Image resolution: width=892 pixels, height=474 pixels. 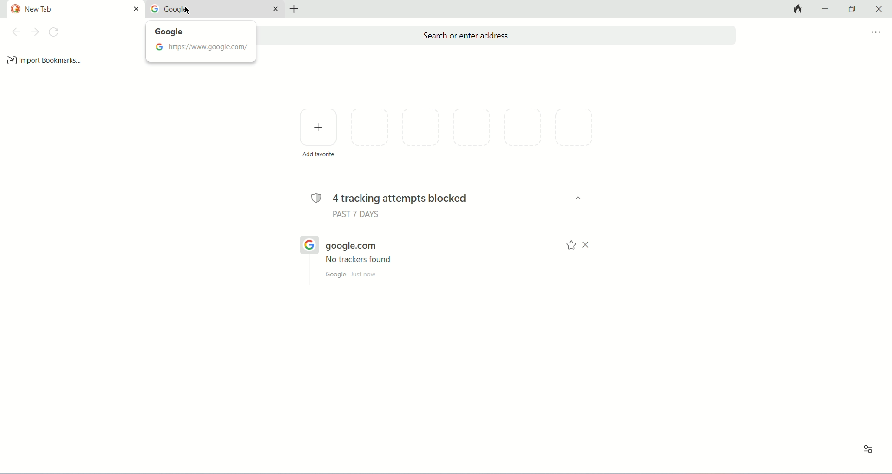 What do you see at coordinates (16, 32) in the screenshot?
I see `back` at bounding box center [16, 32].